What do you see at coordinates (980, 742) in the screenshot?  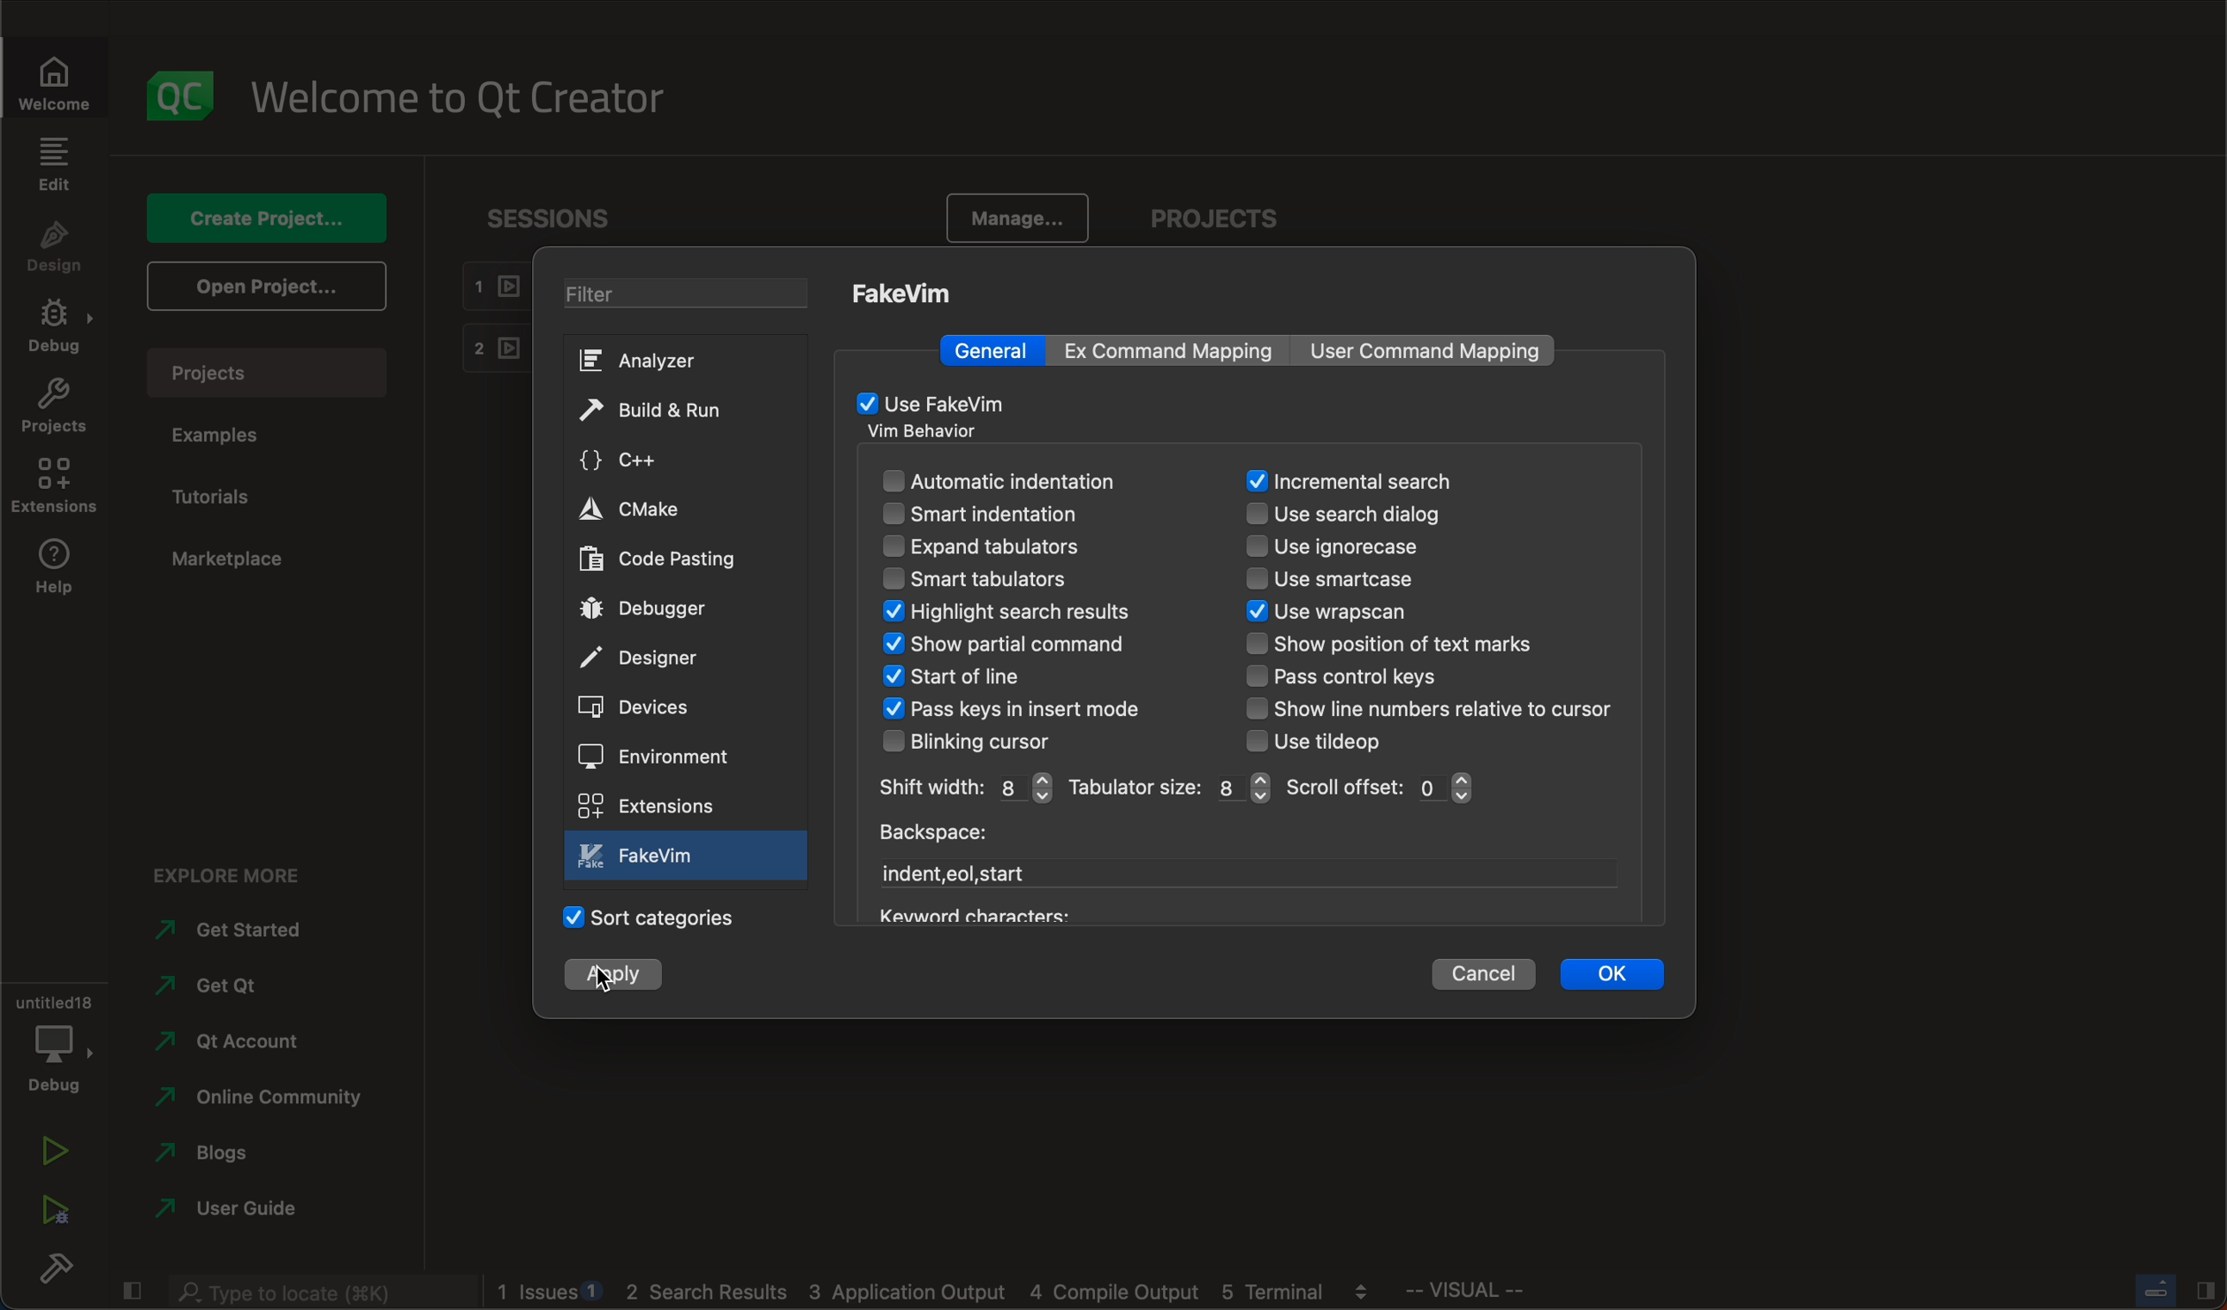 I see `blinking cursor` at bounding box center [980, 742].